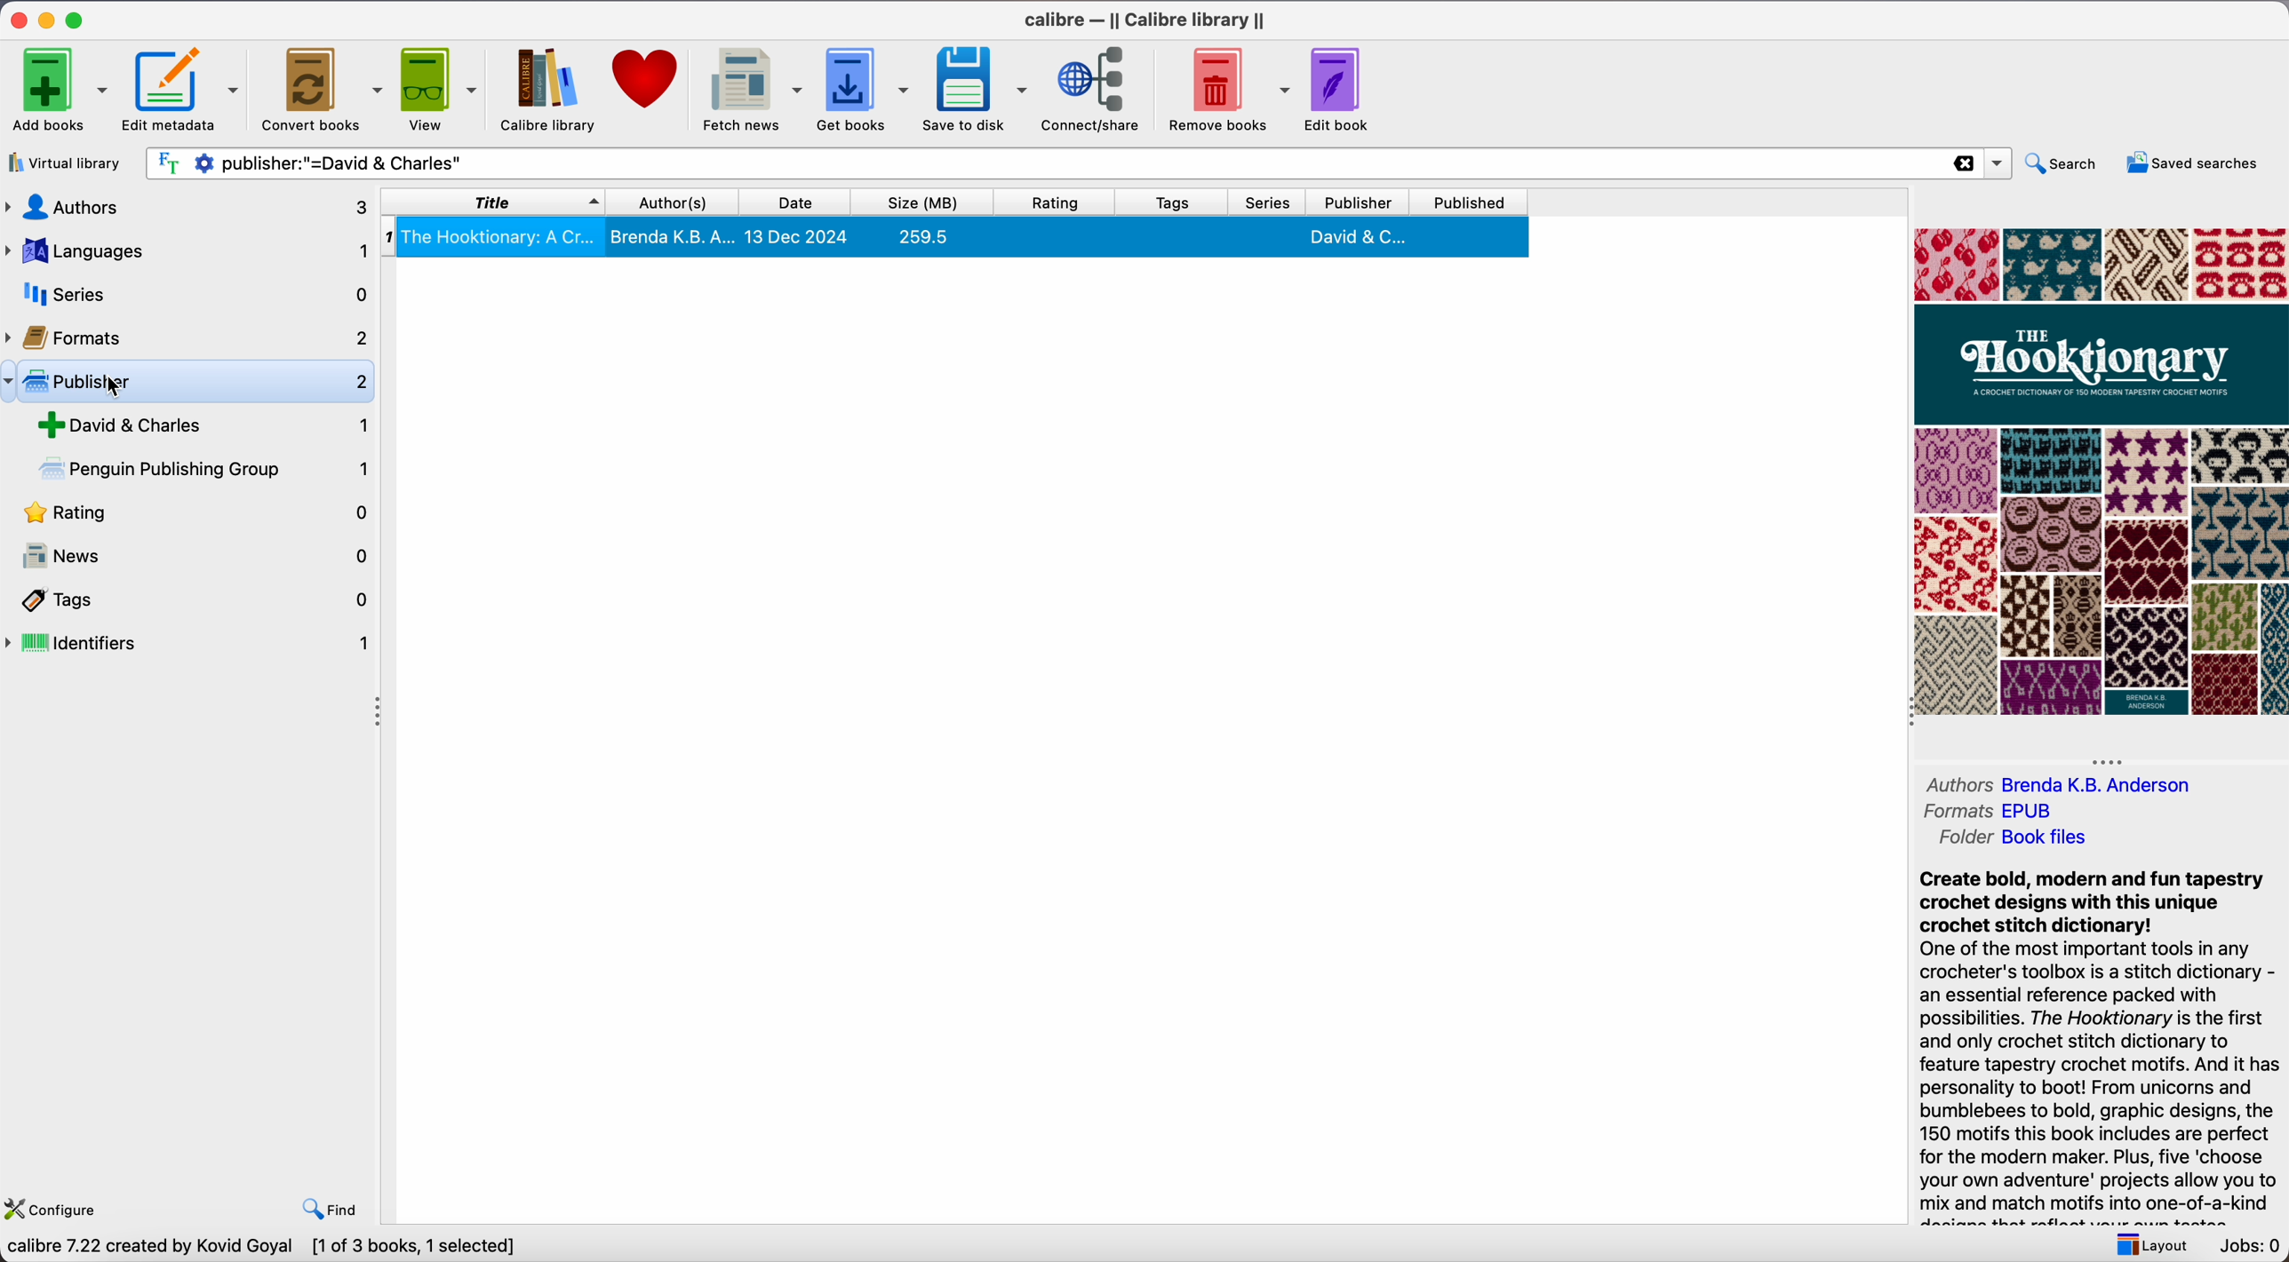  What do you see at coordinates (322, 87) in the screenshot?
I see `convert books` at bounding box center [322, 87].